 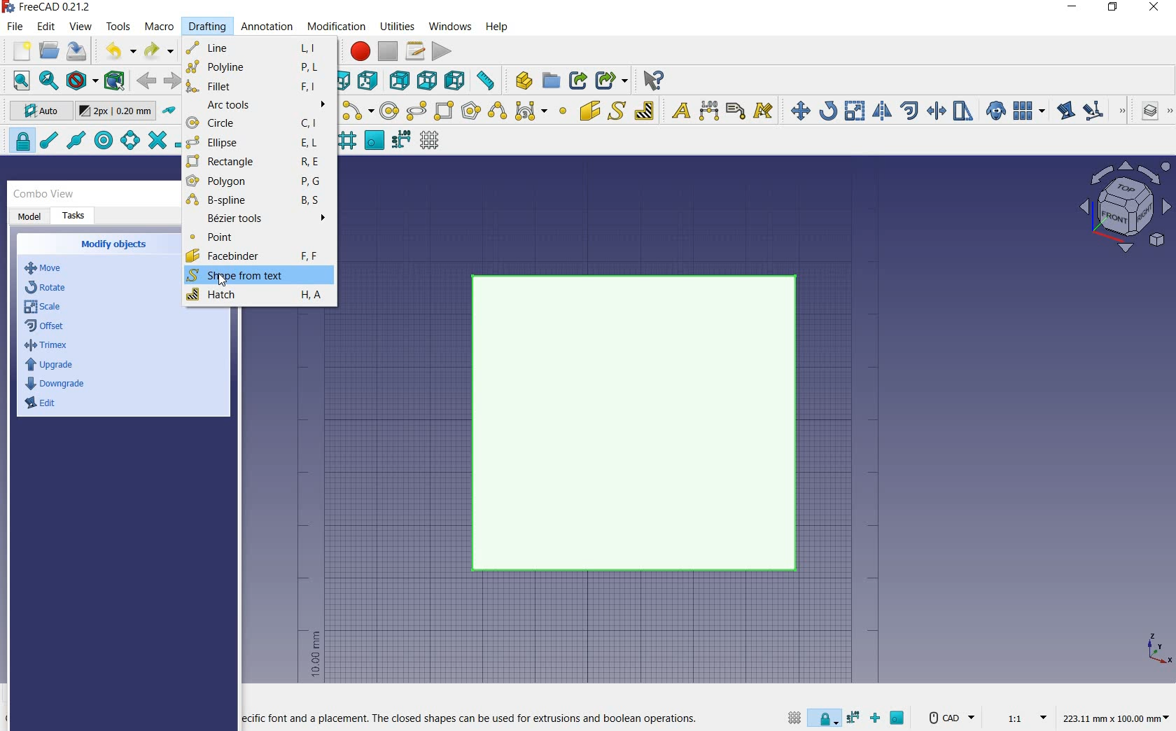 I want to click on close, so click(x=1154, y=8).